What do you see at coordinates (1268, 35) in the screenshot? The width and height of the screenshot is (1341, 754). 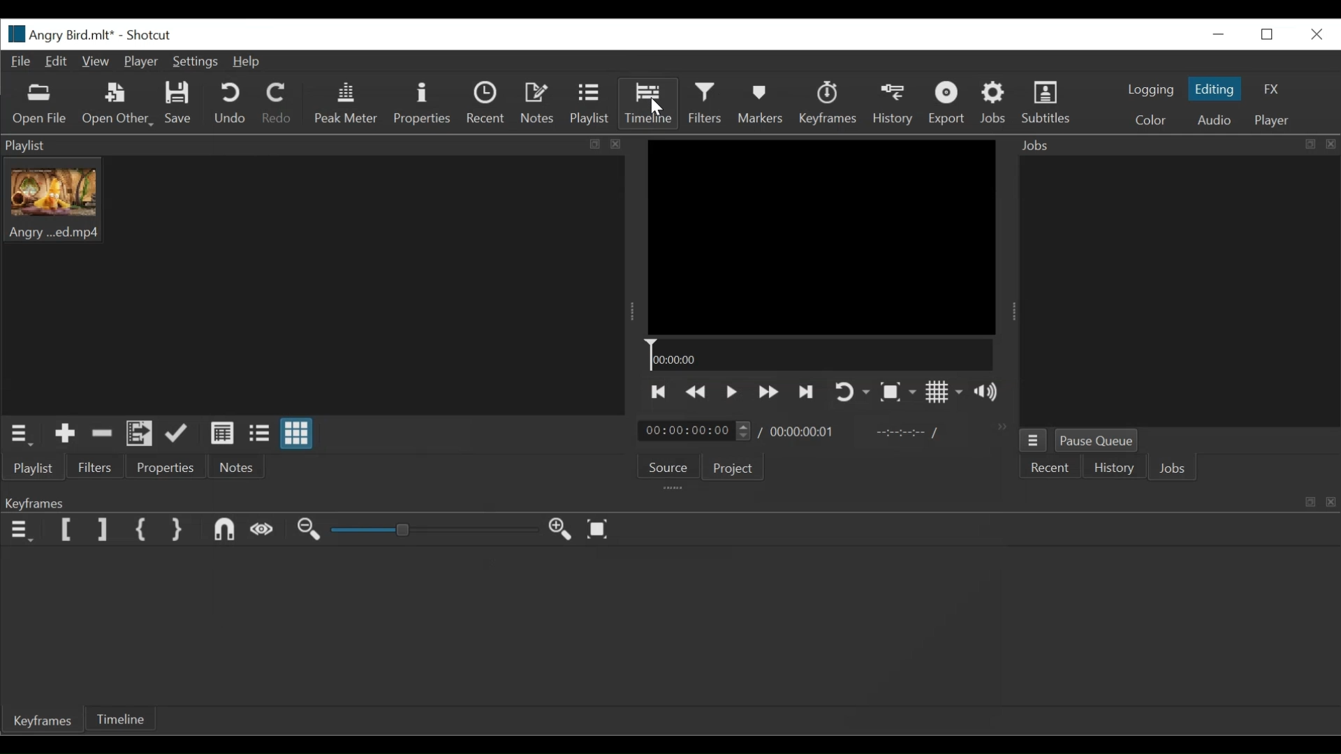 I see `Restore` at bounding box center [1268, 35].